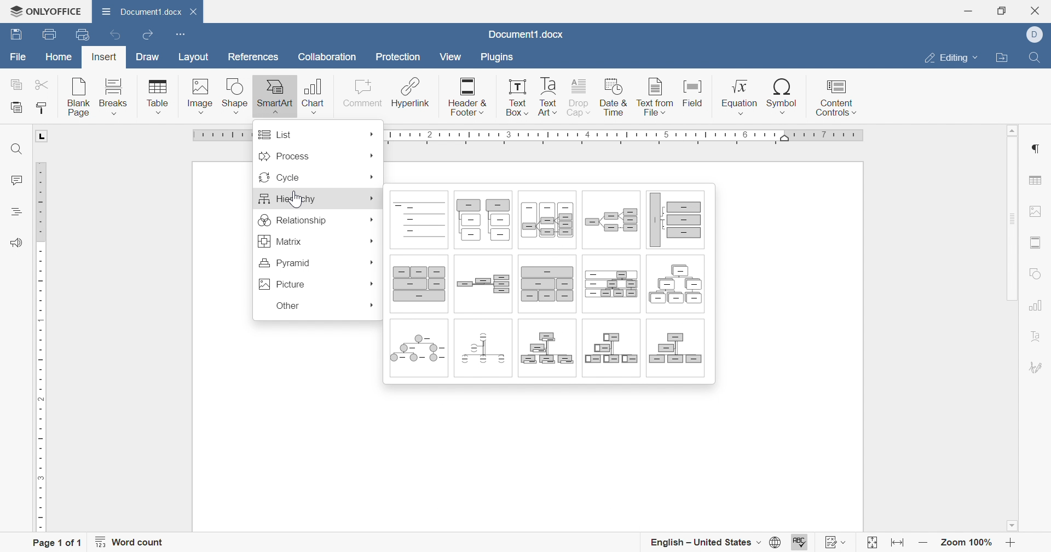  What do you see at coordinates (113, 34) in the screenshot?
I see `Undo` at bounding box center [113, 34].